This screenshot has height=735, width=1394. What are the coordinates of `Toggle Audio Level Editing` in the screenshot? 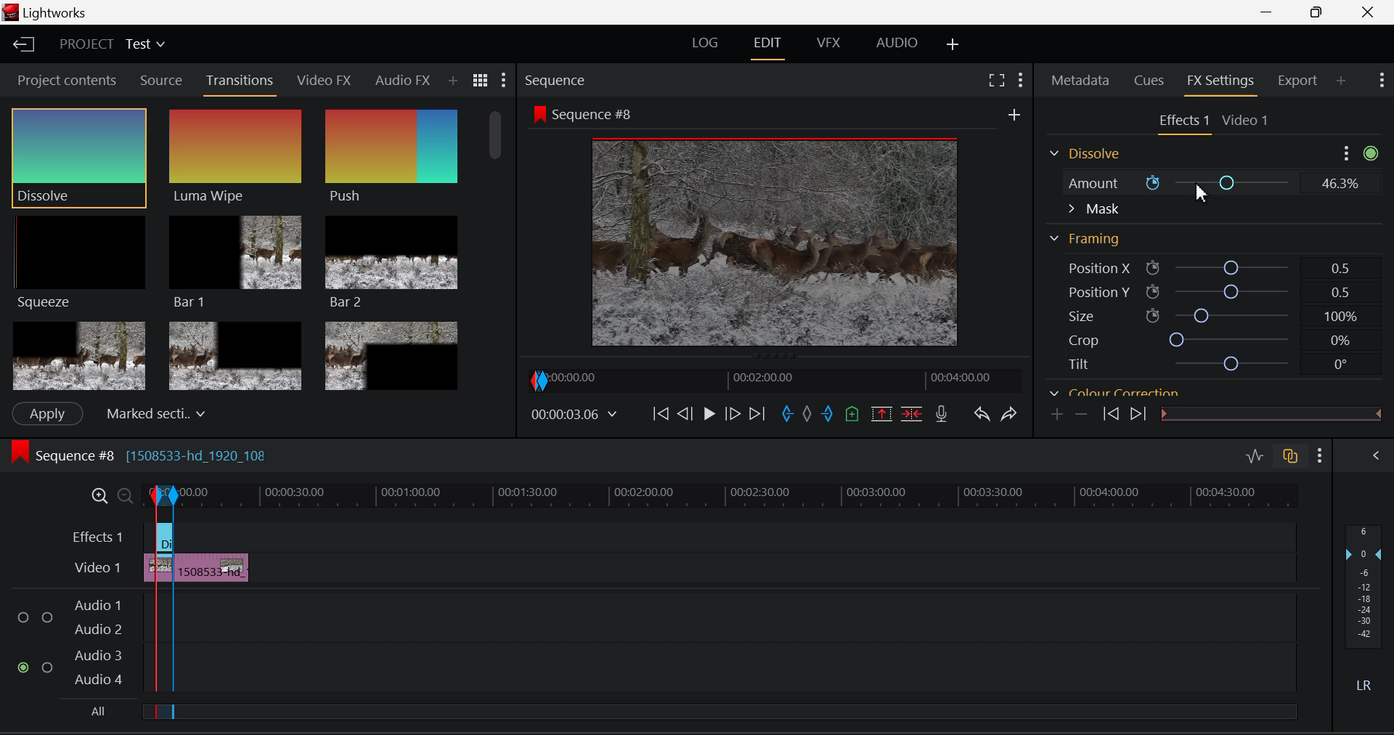 It's located at (1256, 458).